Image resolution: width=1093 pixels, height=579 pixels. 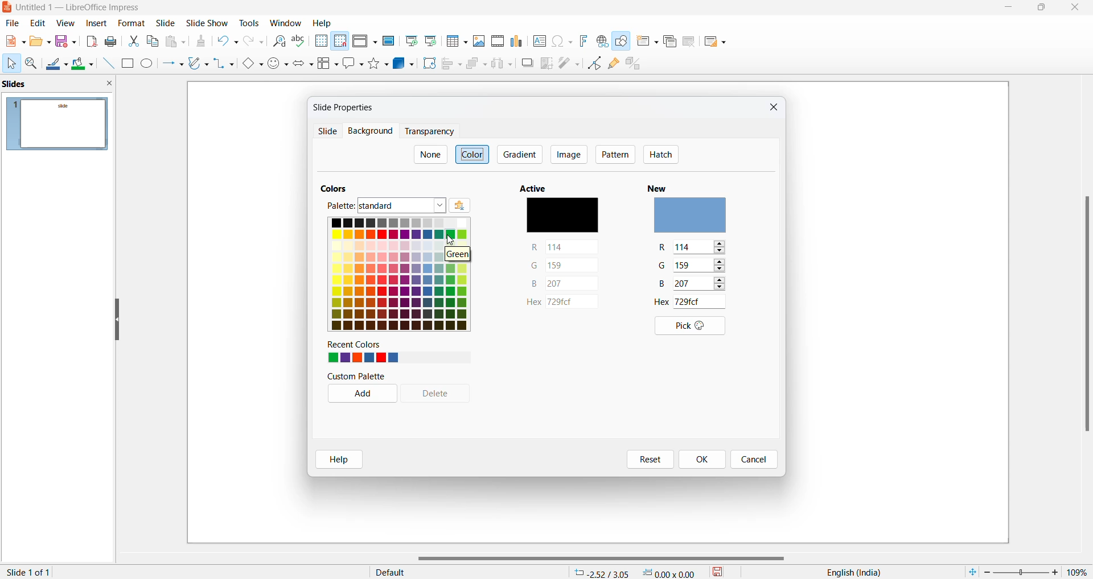 I want to click on redo , so click(x=254, y=43).